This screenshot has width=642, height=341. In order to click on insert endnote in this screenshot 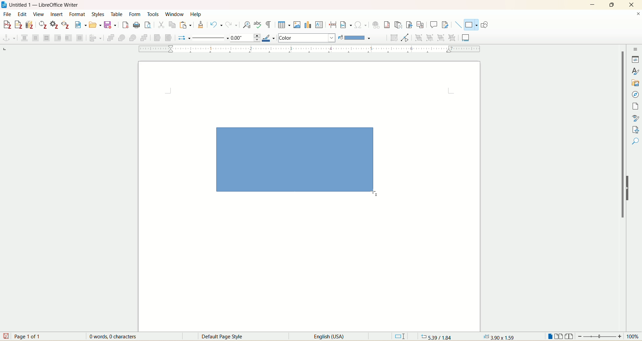, I will do `click(400, 25)`.